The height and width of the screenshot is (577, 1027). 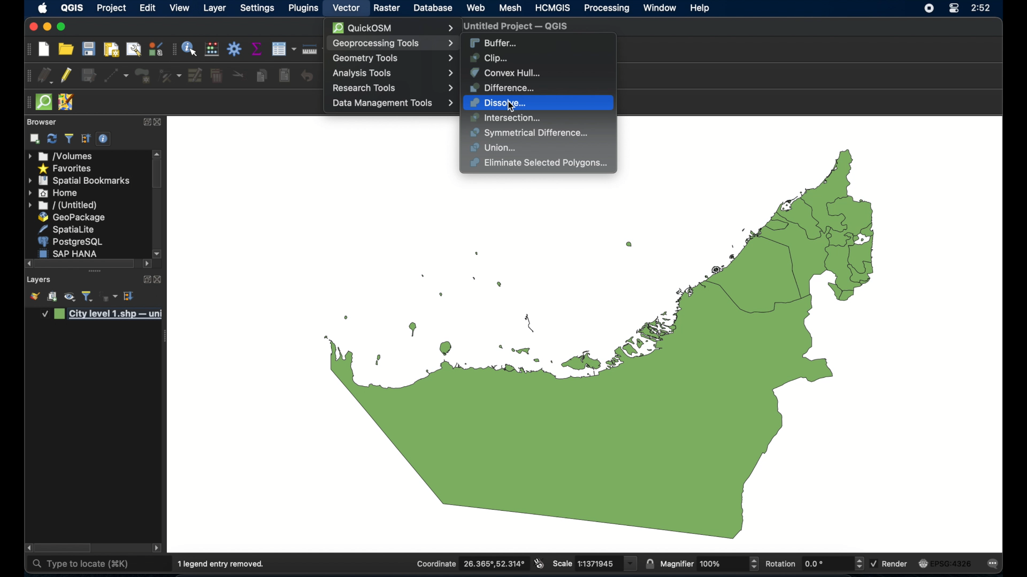 I want to click on undo, so click(x=306, y=76).